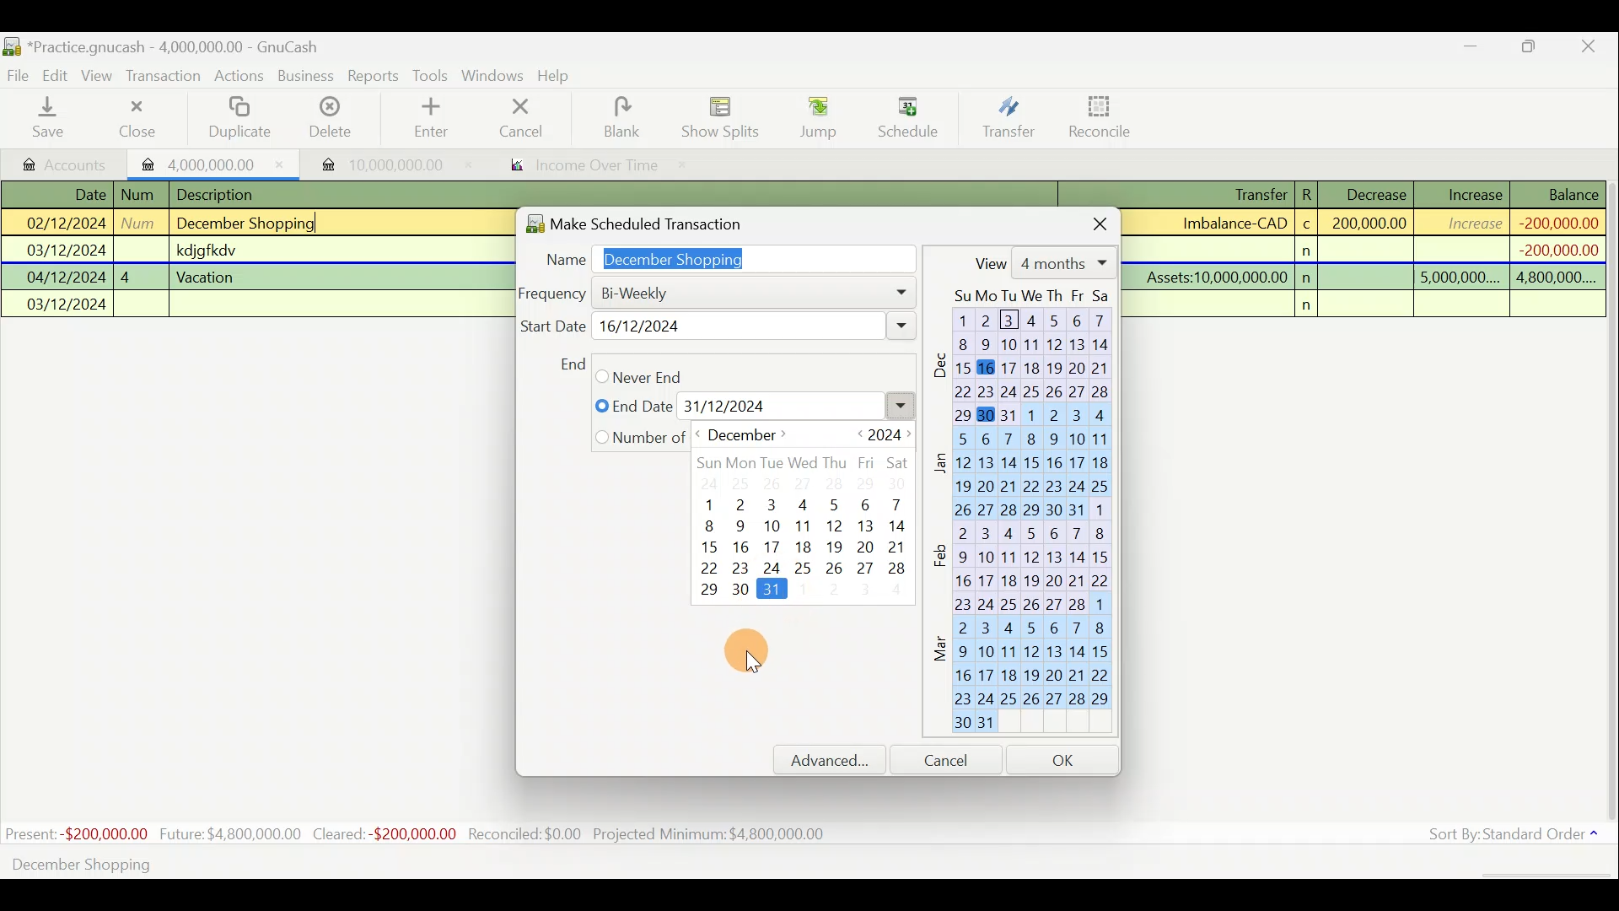 This screenshot has height=911, width=1619. I want to click on Cursor, so click(906, 111).